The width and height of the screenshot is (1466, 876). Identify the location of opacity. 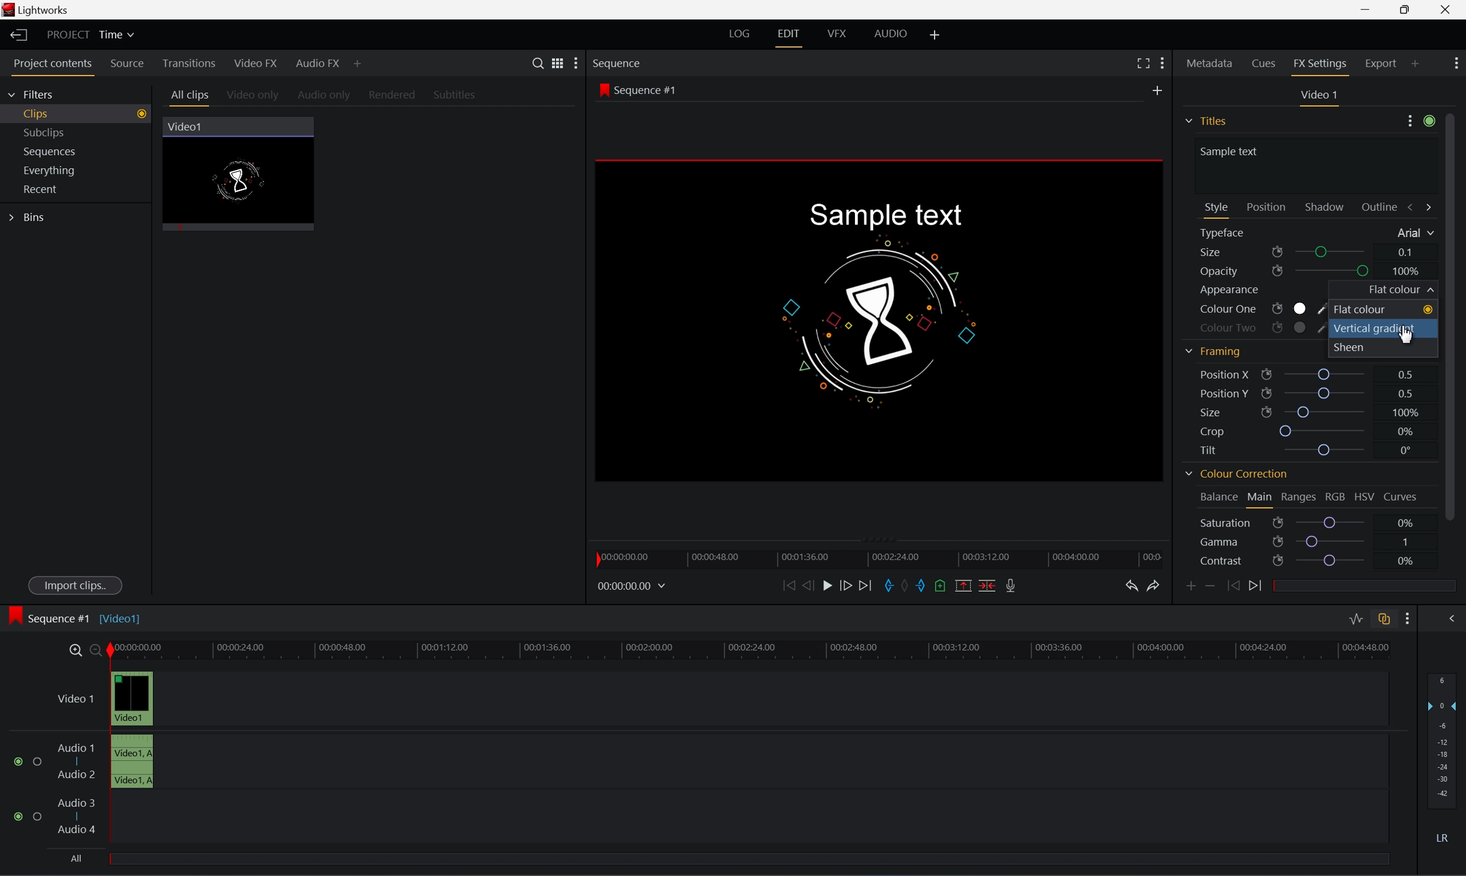
(1240, 272).